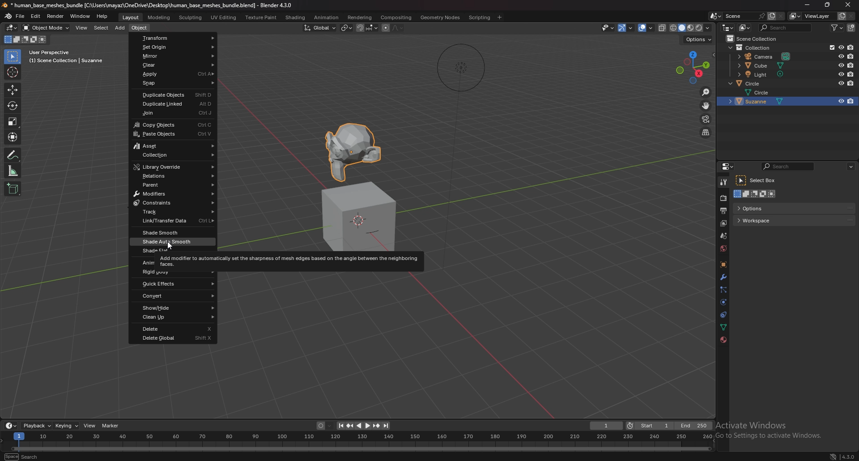 This screenshot has height=461, width=859. What do you see at coordinates (350, 426) in the screenshot?
I see `jump to keyframe` at bounding box center [350, 426].